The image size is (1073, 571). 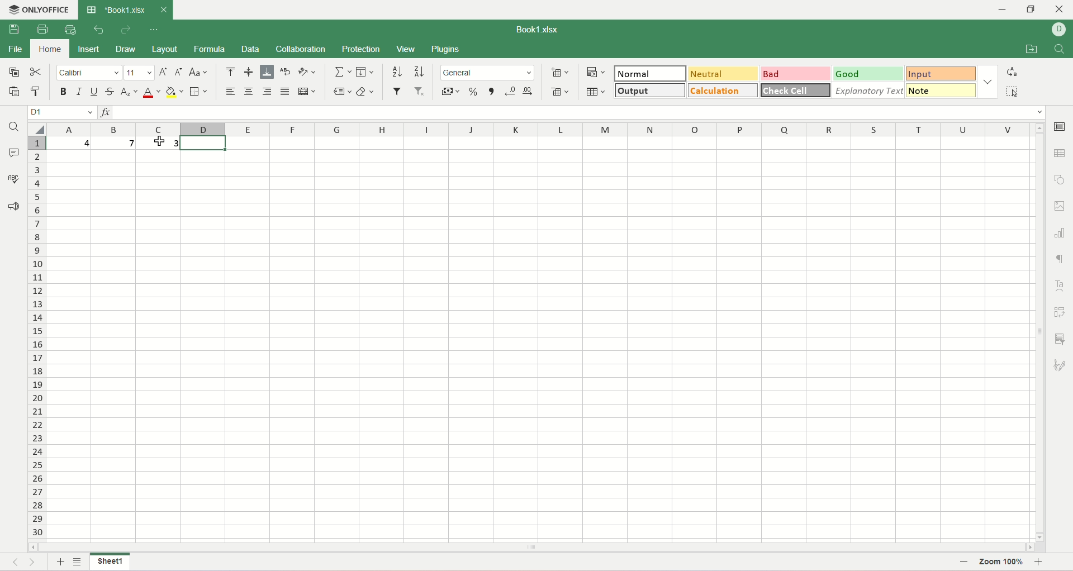 What do you see at coordinates (539, 30) in the screenshot?
I see `Book1.xlsx` at bounding box center [539, 30].